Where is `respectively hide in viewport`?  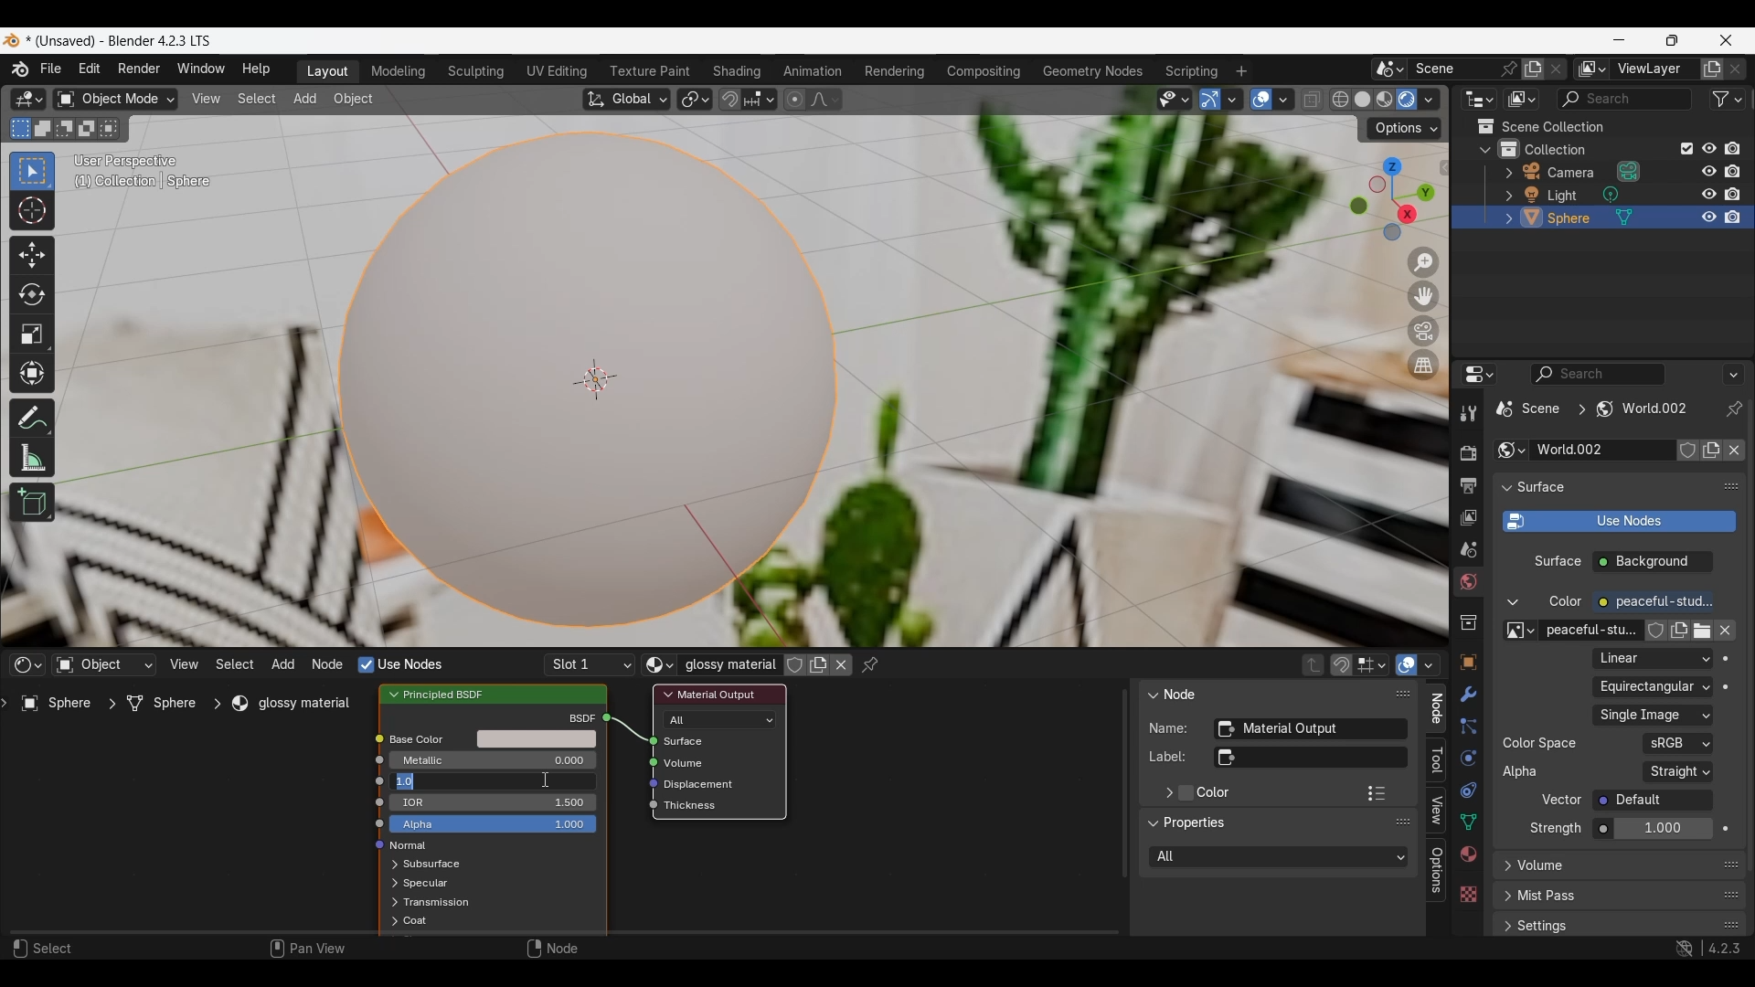
respectively hide in viewport is located at coordinates (1707, 217).